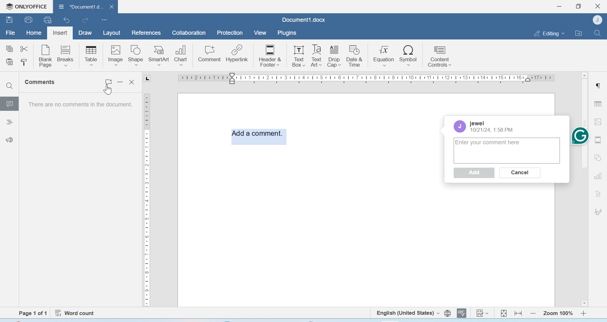 Image resolution: width=607 pixels, height=322 pixels. Describe the element at coordinates (159, 56) in the screenshot. I see `SmartArt` at that location.